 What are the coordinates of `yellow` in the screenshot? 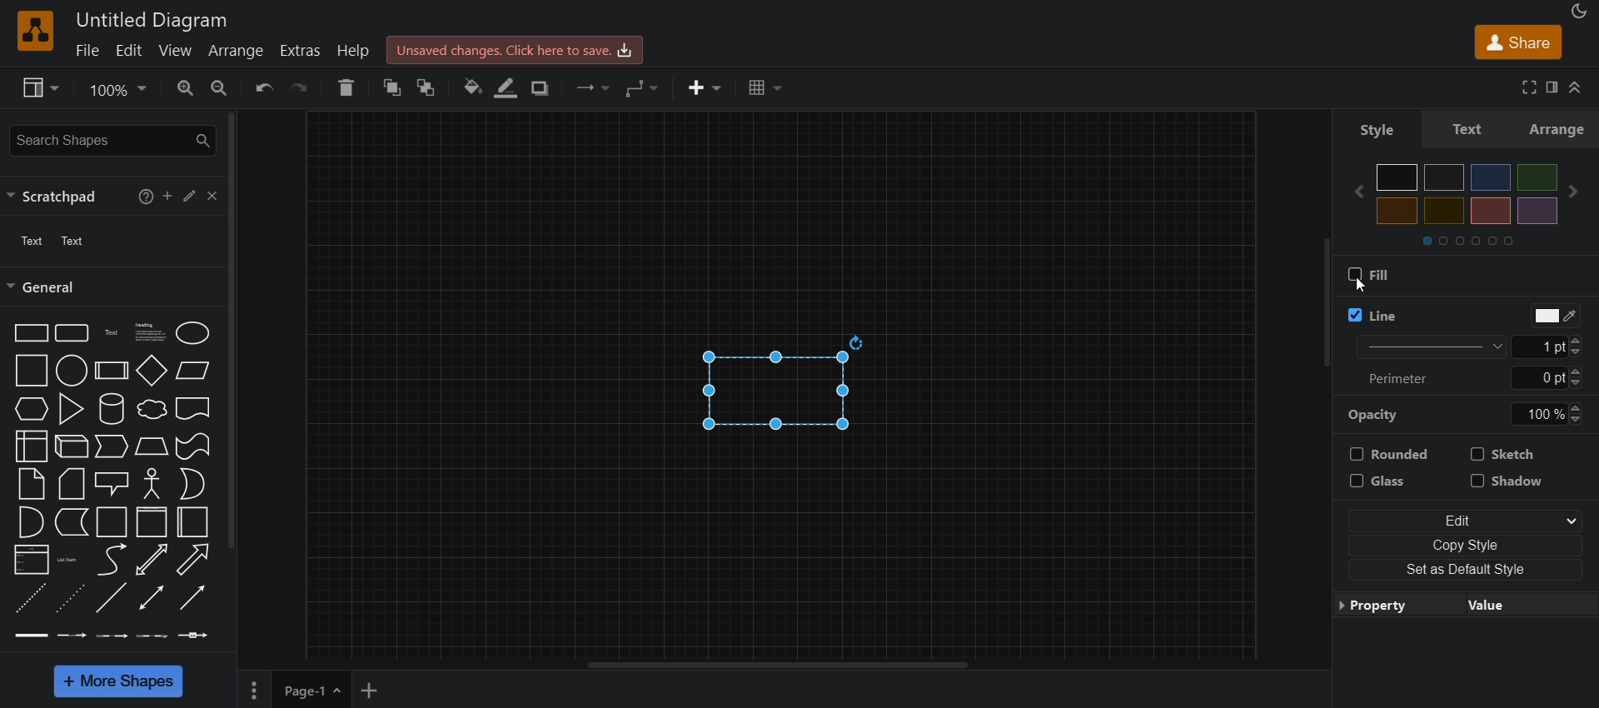 It's located at (1492, 211).